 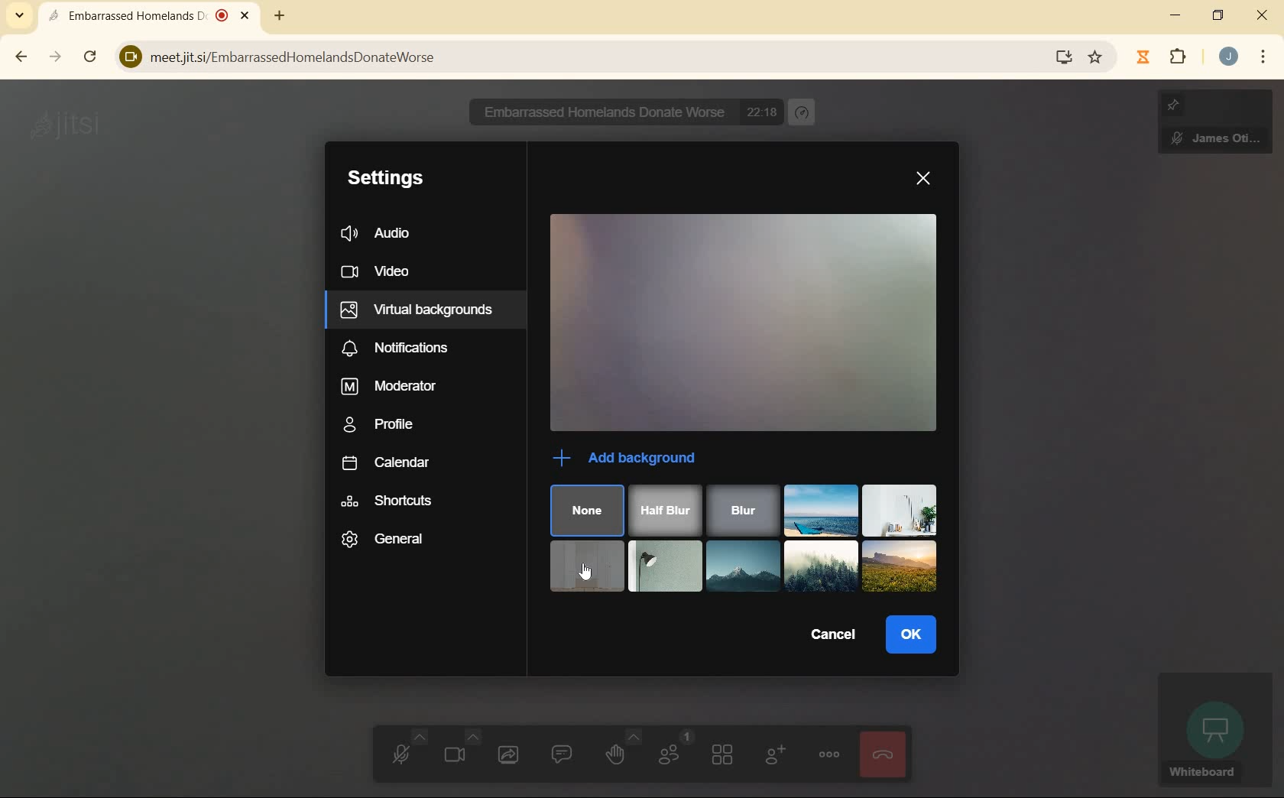 What do you see at coordinates (148, 15) in the screenshot?
I see `Embarrassed Homelands` at bounding box center [148, 15].